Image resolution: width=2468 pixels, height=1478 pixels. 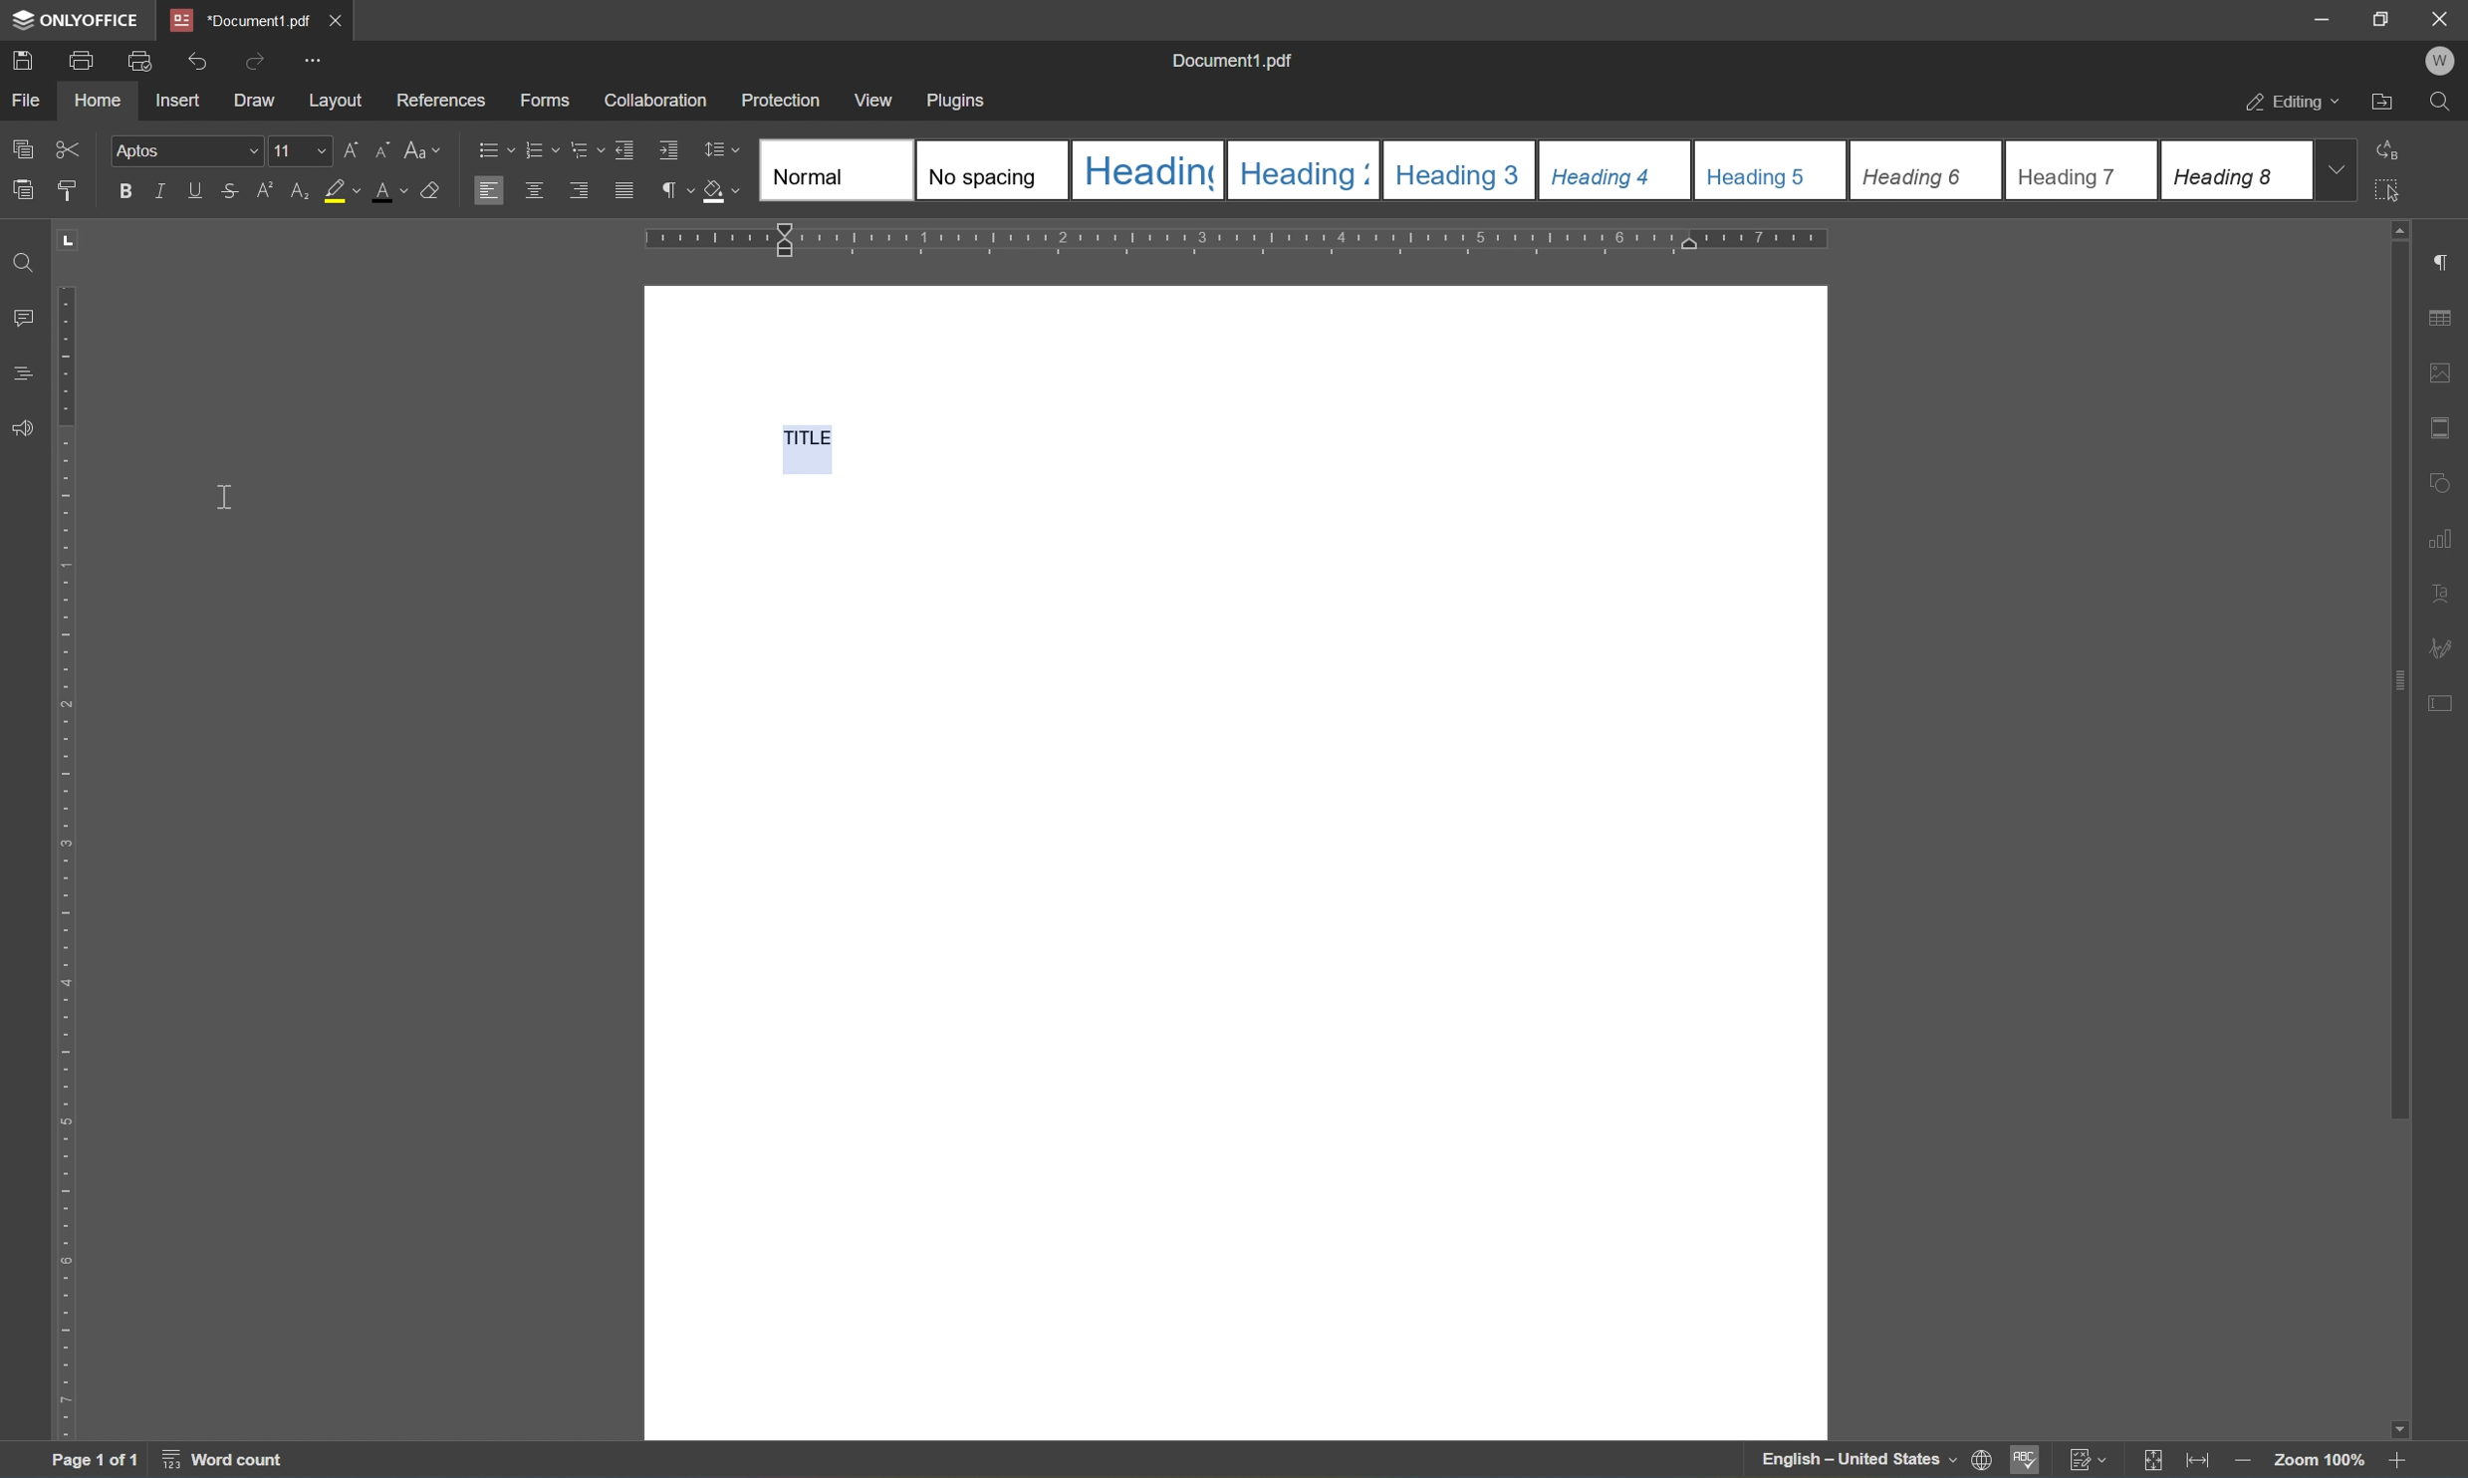 What do you see at coordinates (2445, 481) in the screenshot?
I see `shape settings` at bounding box center [2445, 481].